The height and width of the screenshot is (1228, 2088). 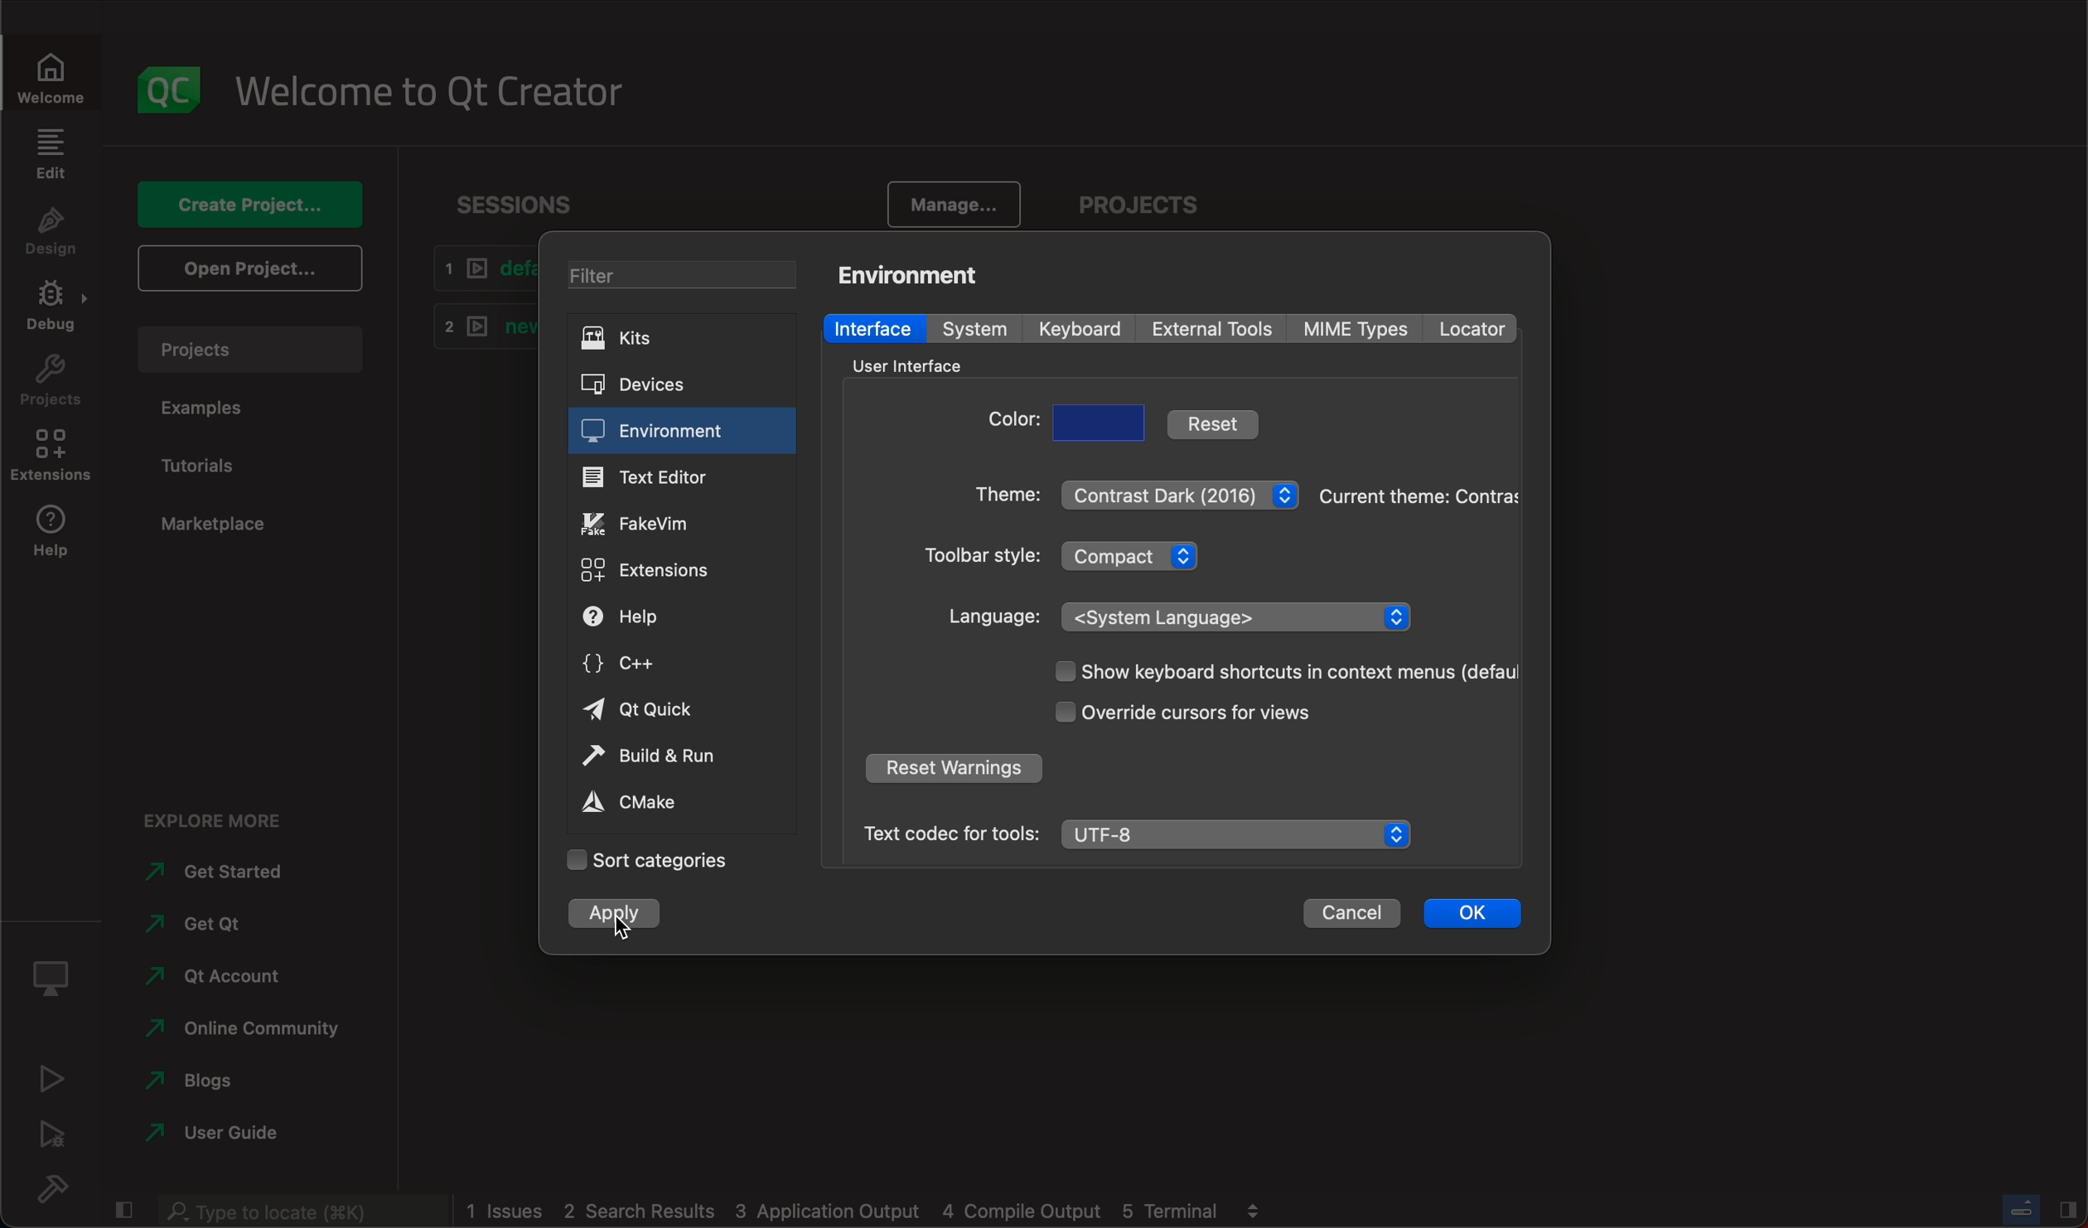 What do you see at coordinates (665, 382) in the screenshot?
I see `devices` at bounding box center [665, 382].